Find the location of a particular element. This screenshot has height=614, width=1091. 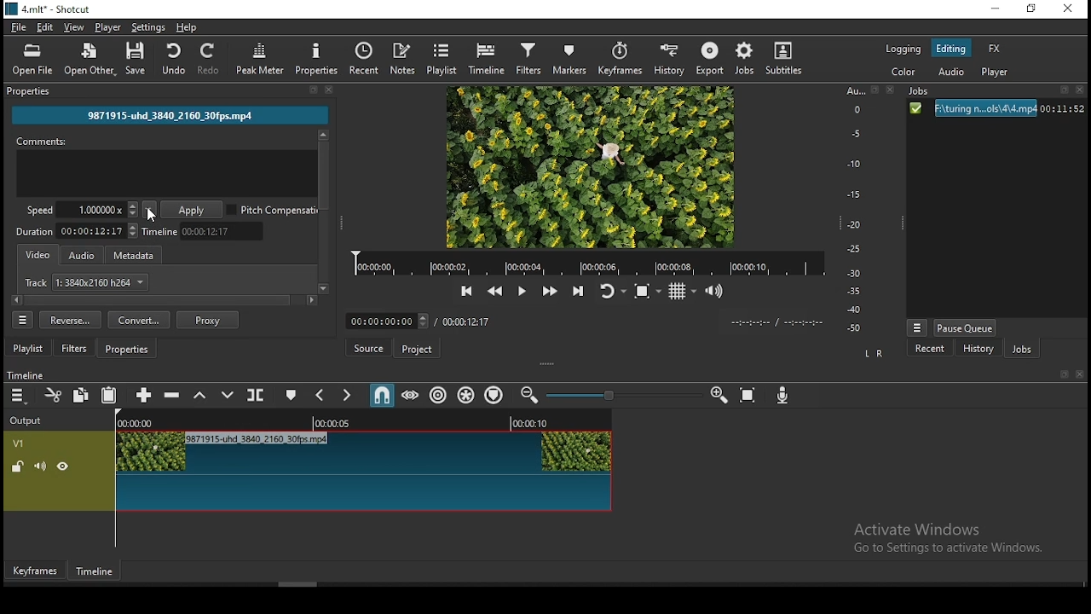

bookmark is located at coordinates (875, 91).